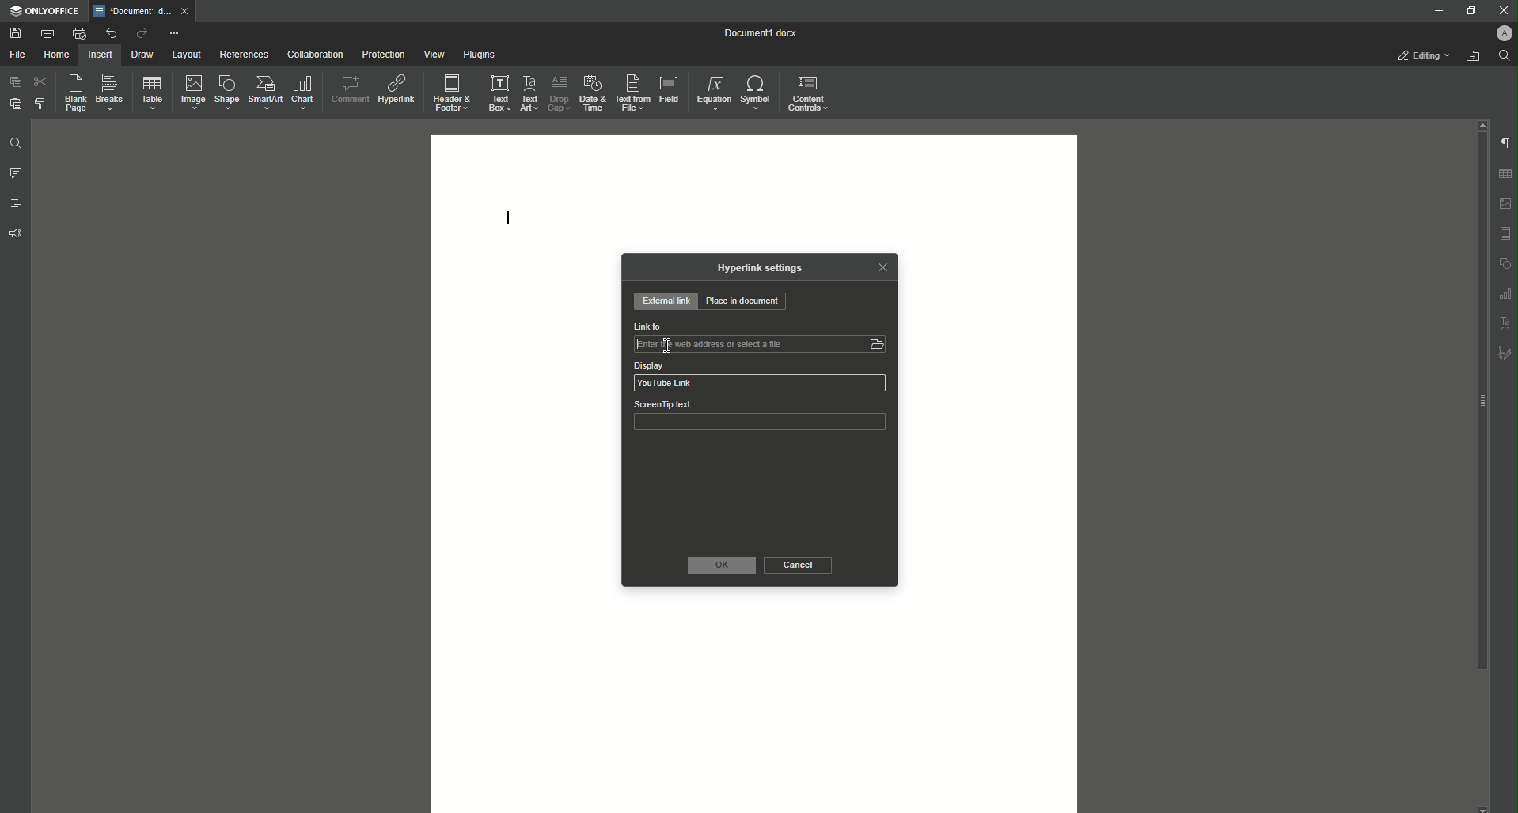 This screenshot has height=813, width=1518. I want to click on Text Line, so click(506, 219).